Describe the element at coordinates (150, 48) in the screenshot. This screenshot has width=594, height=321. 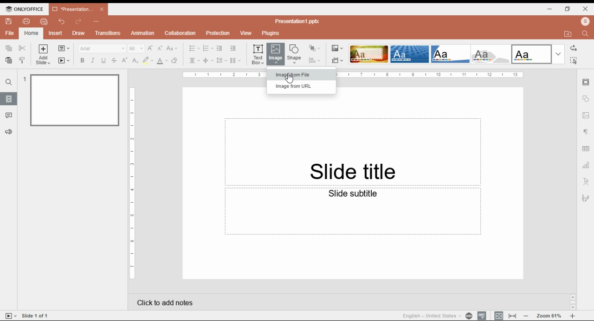
I see `increment font size` at that location.